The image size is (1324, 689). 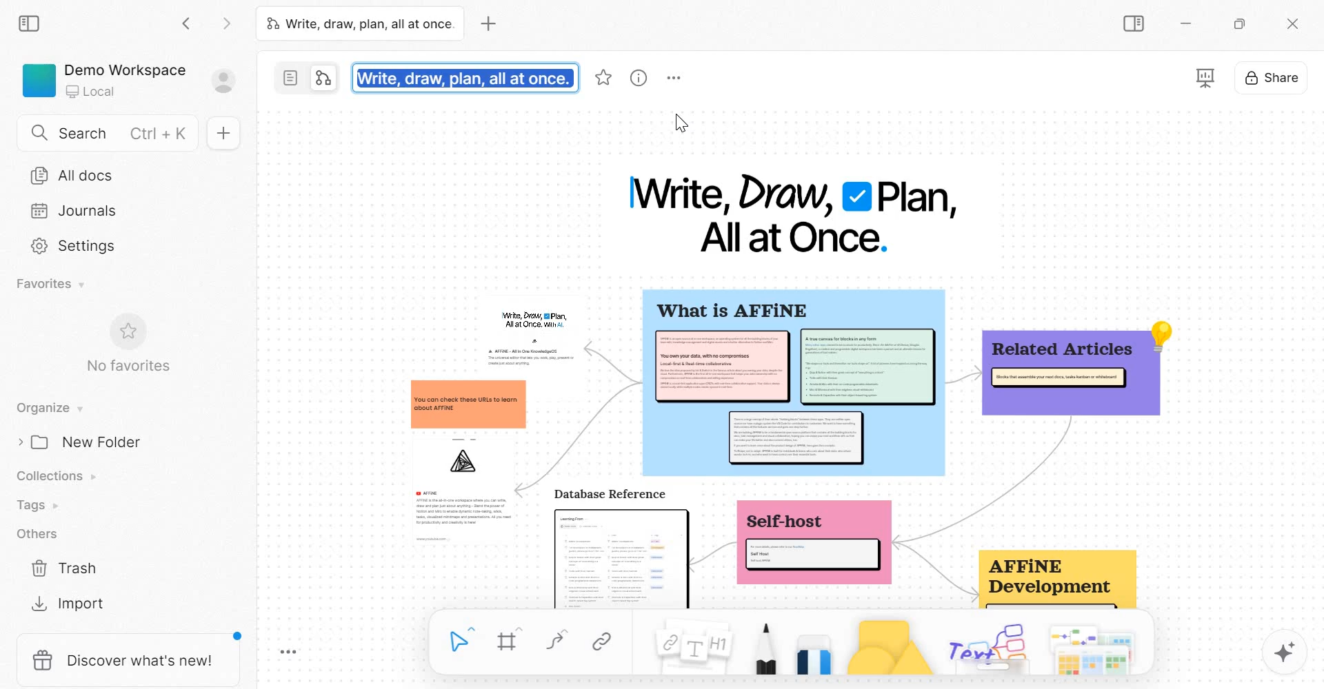 I want to click on favorite symbol, so click(x=126, y=331).